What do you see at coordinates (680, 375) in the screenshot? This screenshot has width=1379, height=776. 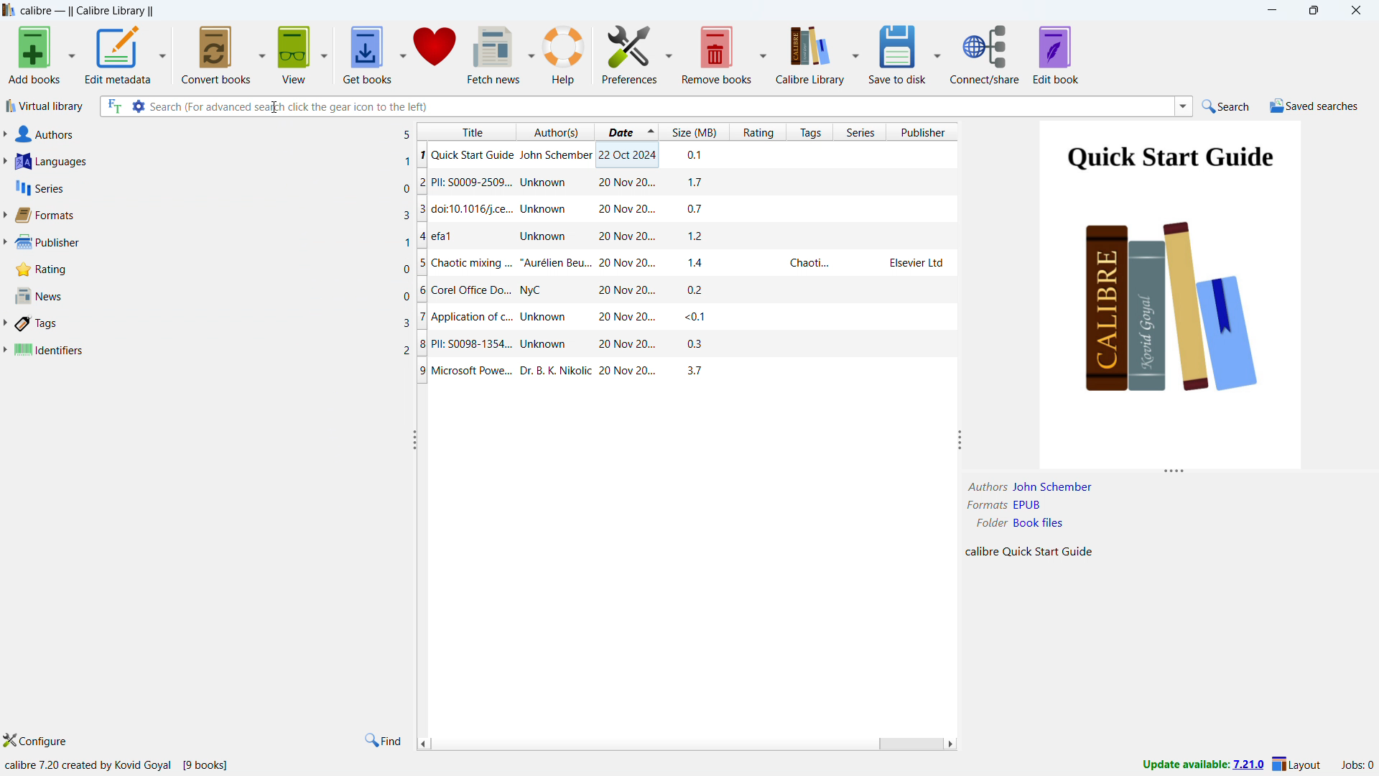 I see `Microsoft Power...` at bounding box center [680, 375].